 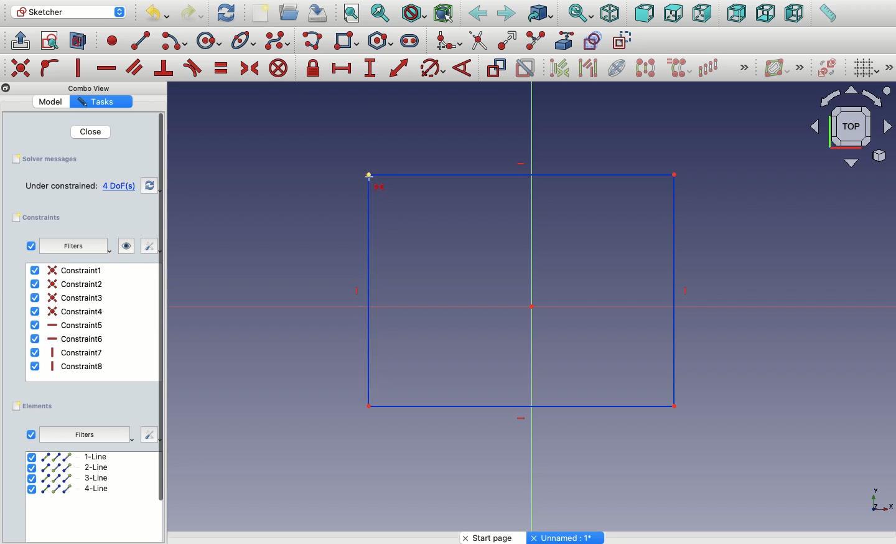 What do you see at coordinates (443, 14) in the screenshot?
I see `Bounding Box` at bounding box center [443, 14].